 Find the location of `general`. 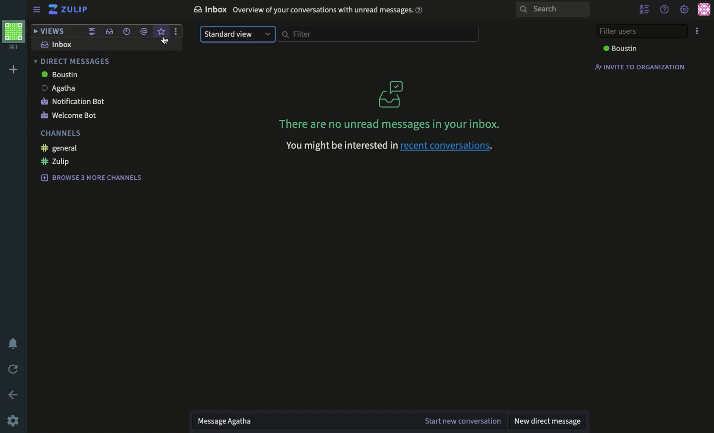

general is located at coordinates (57, 149).